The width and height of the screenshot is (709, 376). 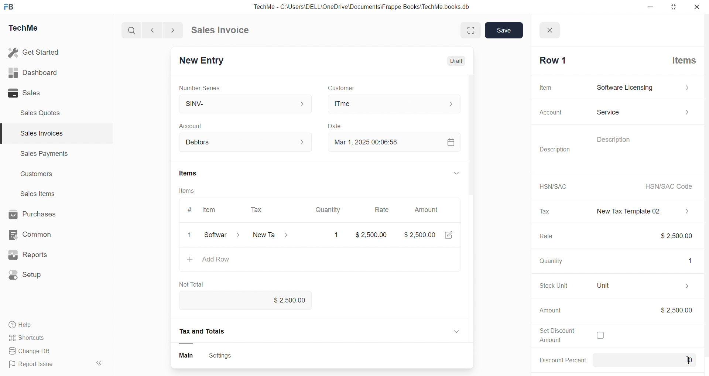 What do you see at coordinates (32, 352) in the screenshot?
I see `B& Change DB` at bounding box center [32, 352].